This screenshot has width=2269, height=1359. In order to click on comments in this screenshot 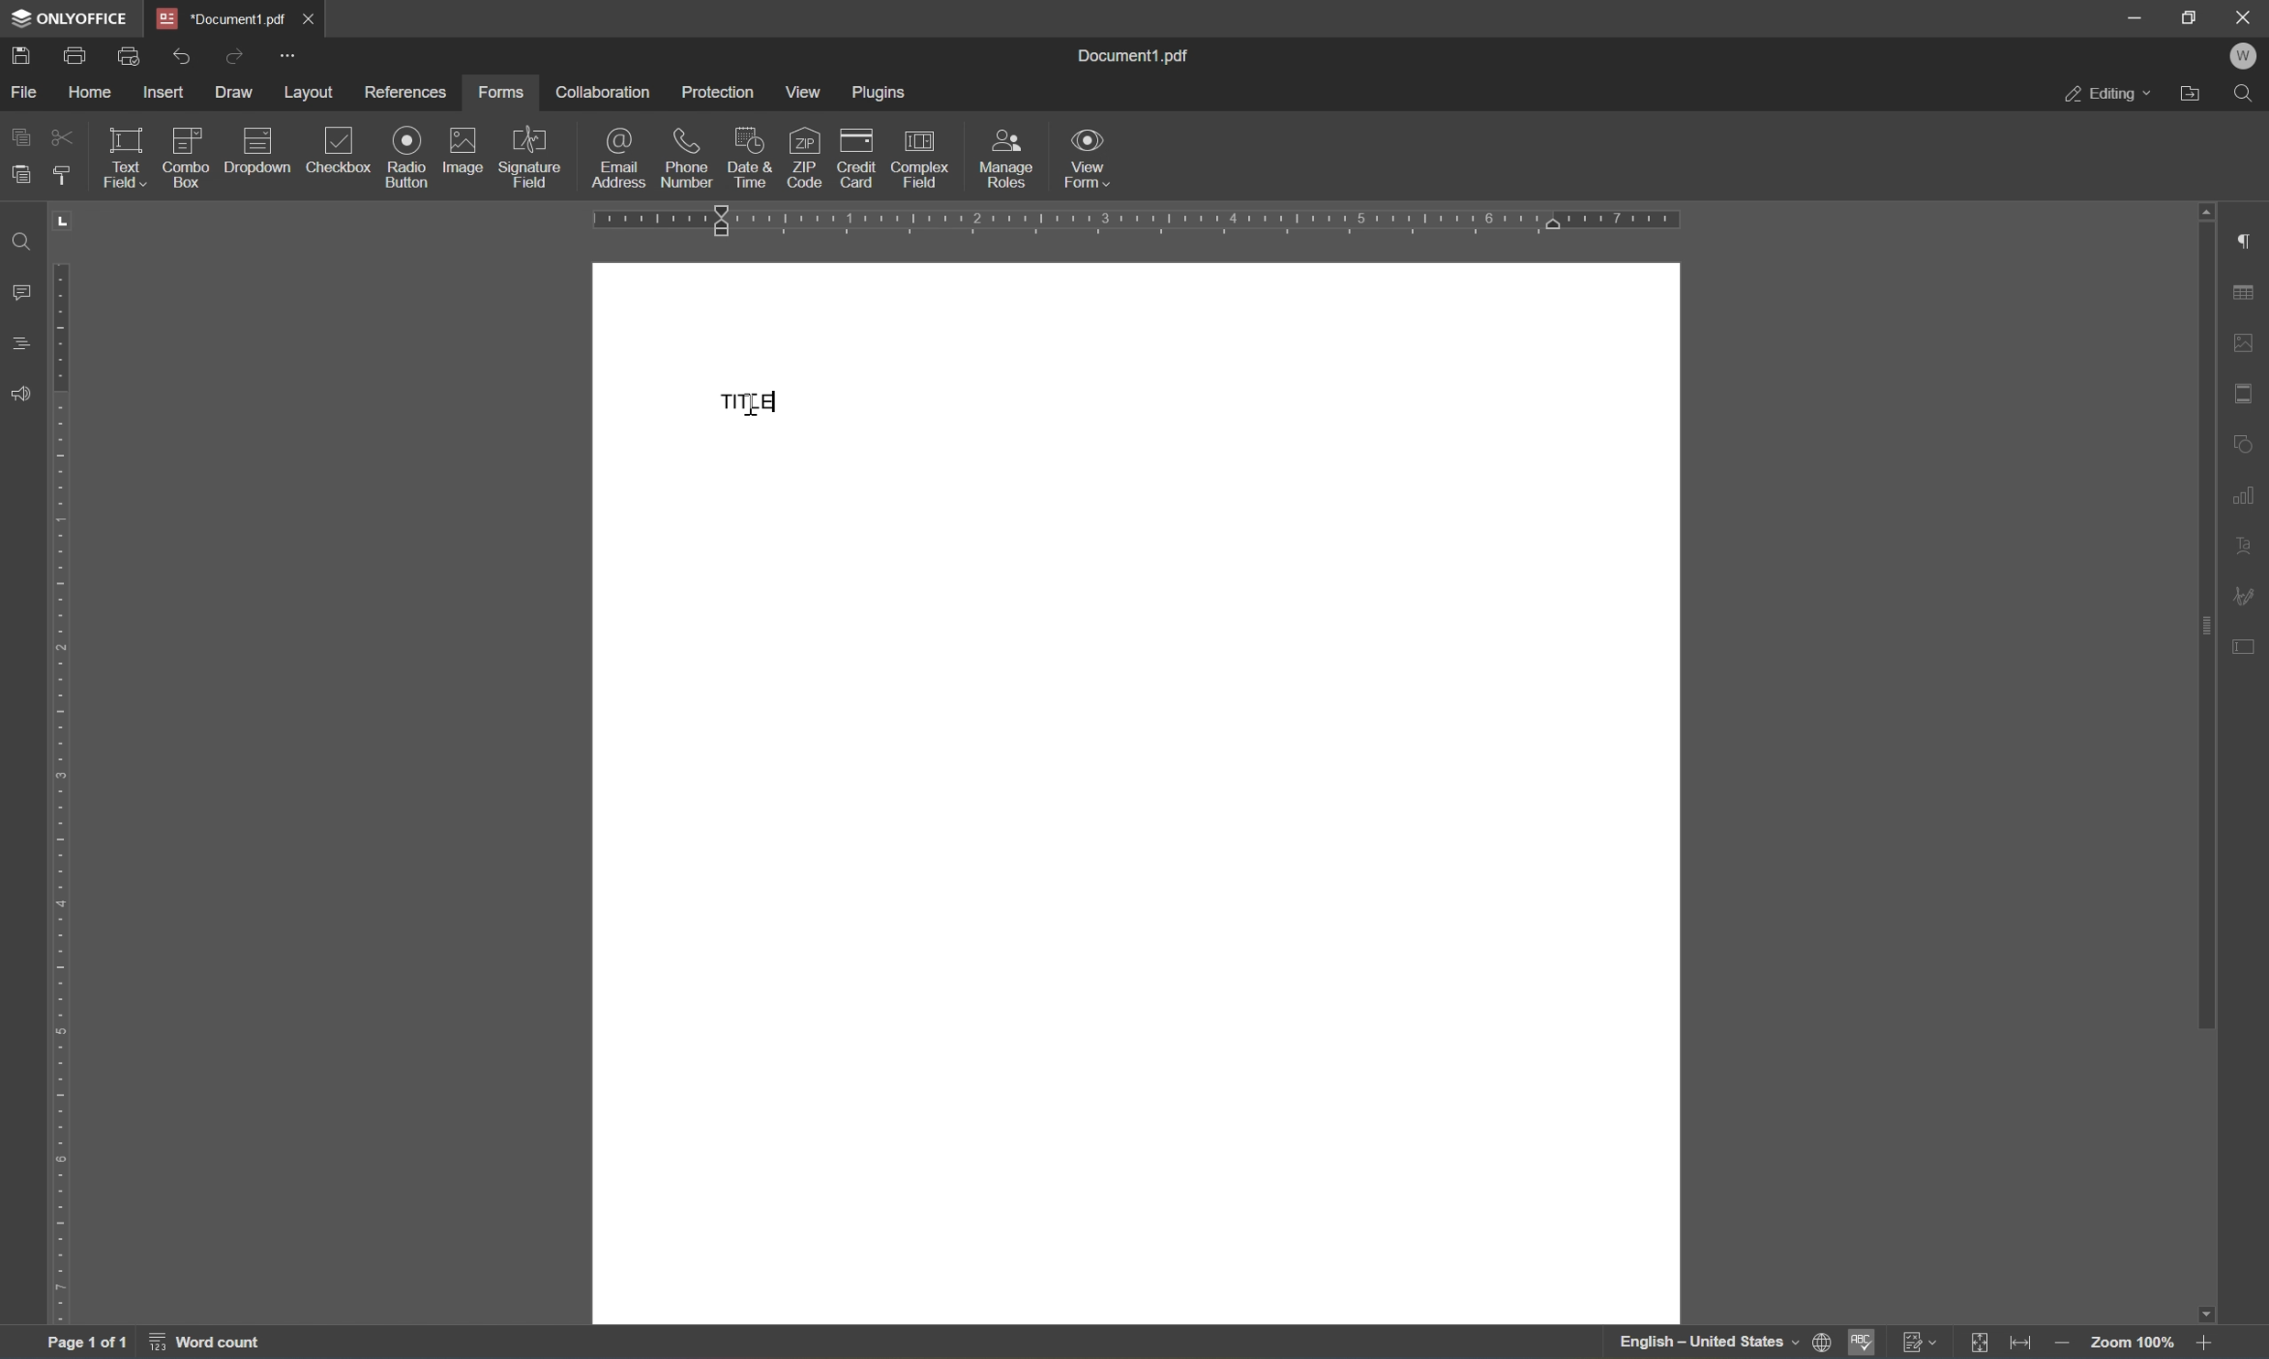, I will do `click(18, 293)`.